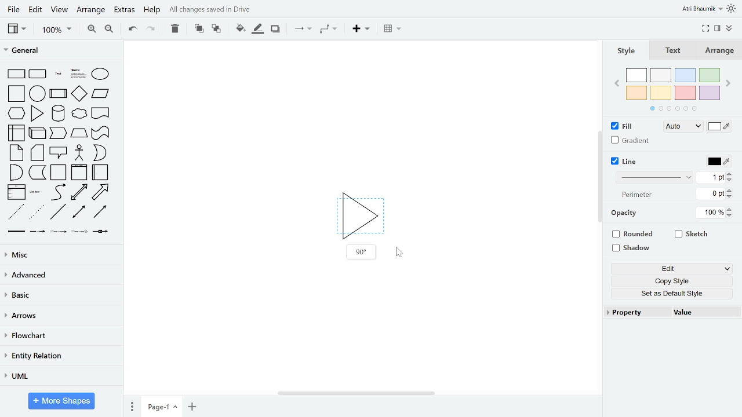  Describe the element at coordinates (15, 173) in the screenshot. I see `and` at that location.